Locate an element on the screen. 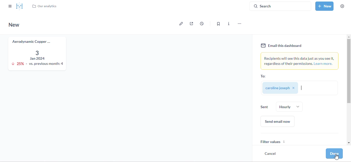 Image resolution: width=351 pixels, height=162 pixels. edit dashboard is located at coordinates (180, 24).